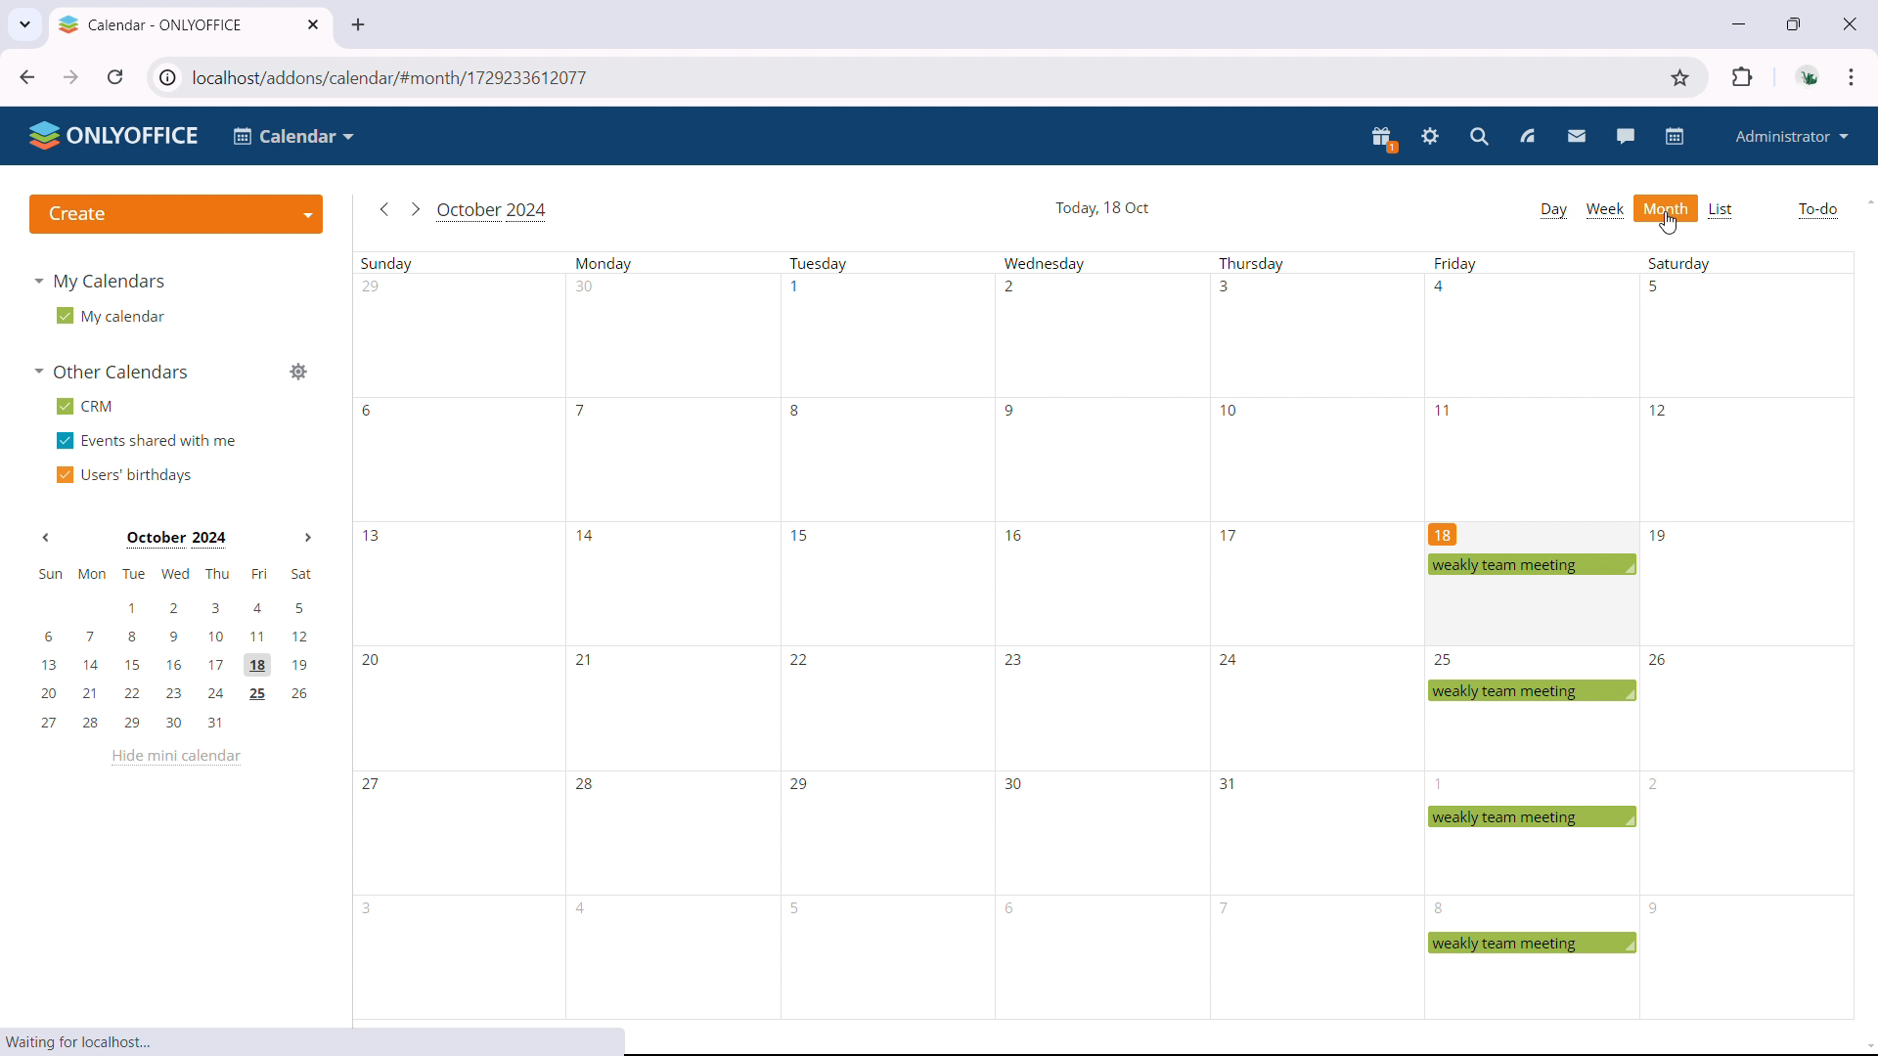 The width and height of the screenshot is (1878, 1056). What do you see at coordinates (84, 407) in the screenshot?
I see `crm` at bounding box center [84, 407].